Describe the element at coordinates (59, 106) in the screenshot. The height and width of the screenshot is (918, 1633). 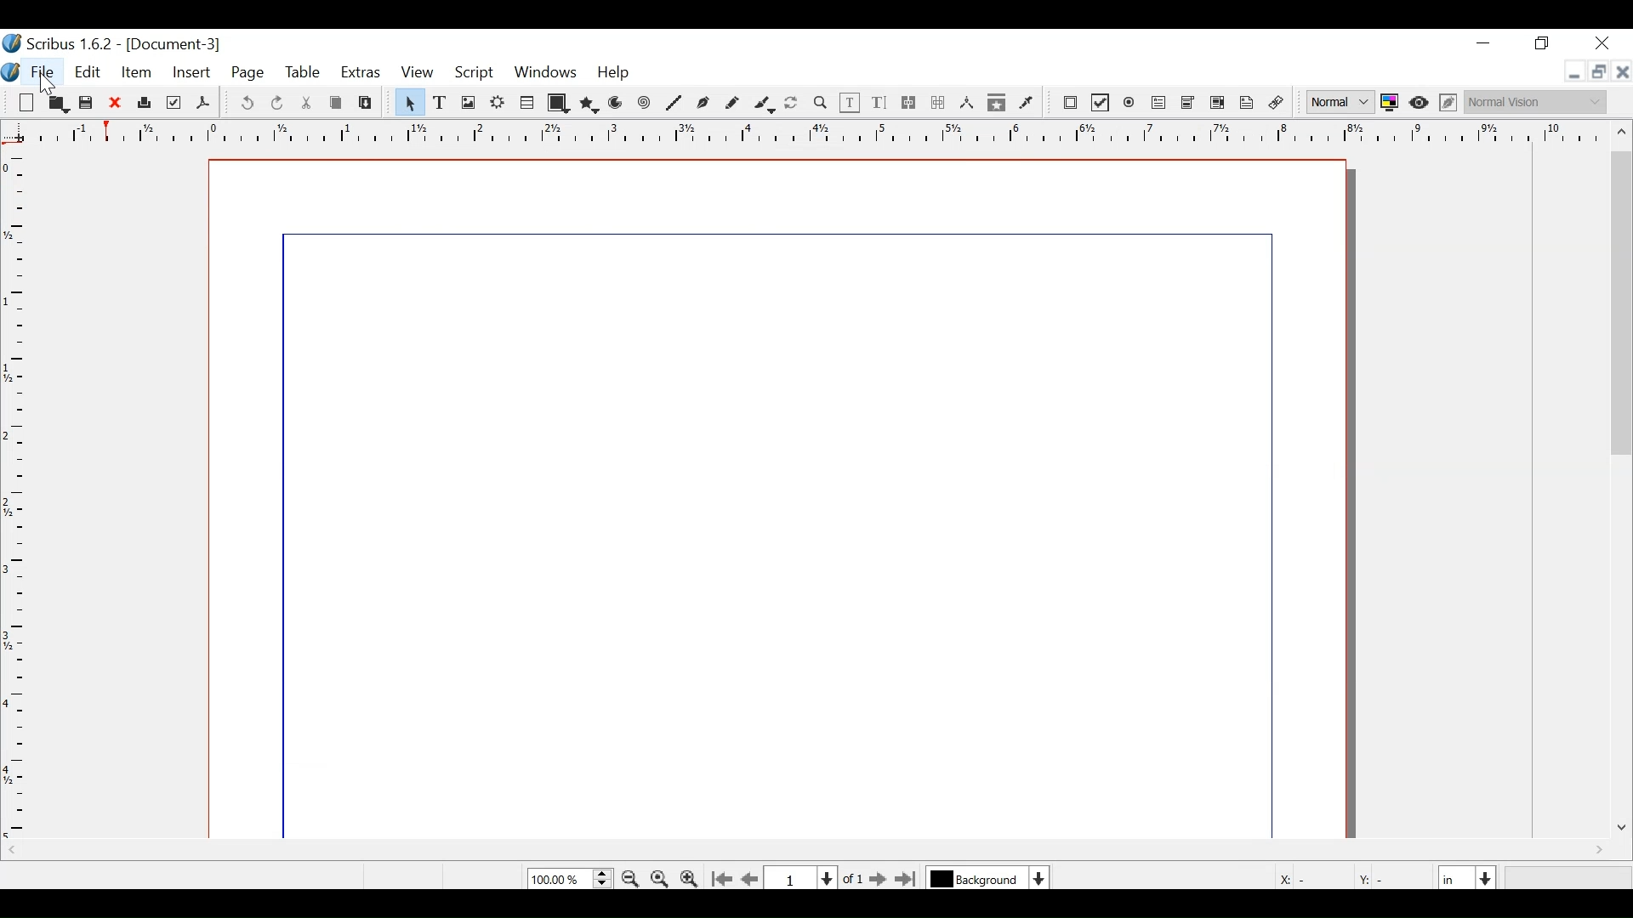
I see `Open` at that location.